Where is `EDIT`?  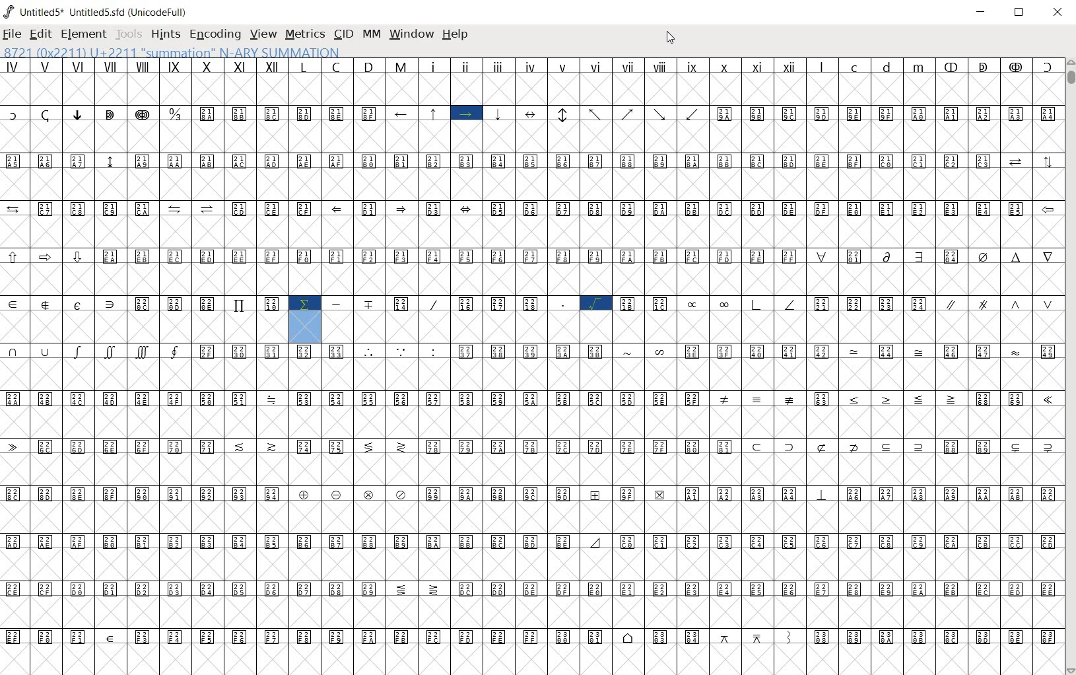 EDIT is located at coordinates (40, 35).